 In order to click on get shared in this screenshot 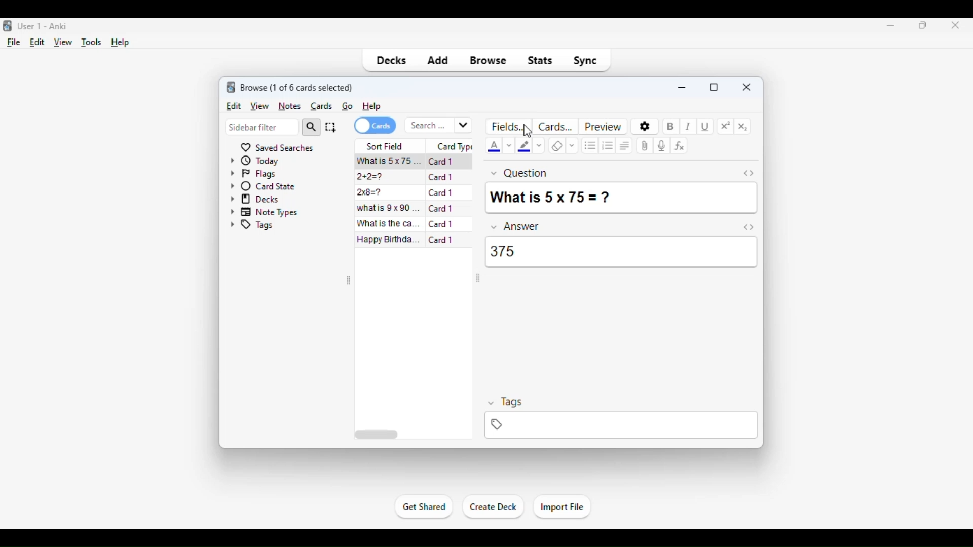, I will do `click(425, 506)`.